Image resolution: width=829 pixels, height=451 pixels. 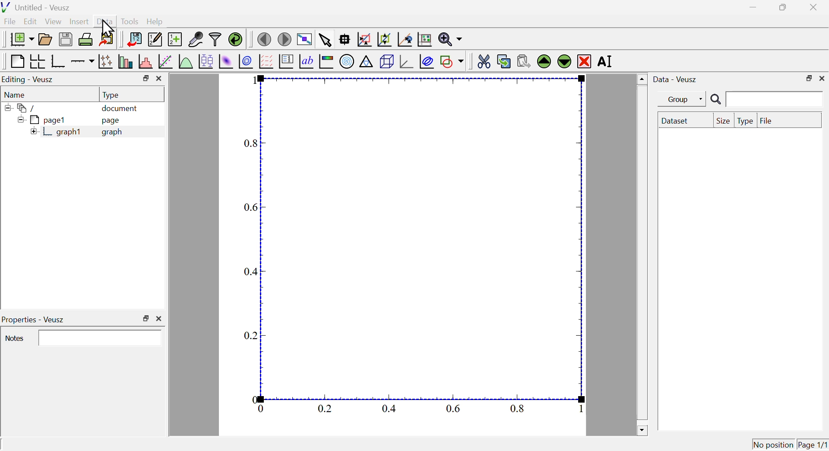 What do you see at coordinates (722, 121) in the screenshot?
I see `size` at bounding box center [722, 121].